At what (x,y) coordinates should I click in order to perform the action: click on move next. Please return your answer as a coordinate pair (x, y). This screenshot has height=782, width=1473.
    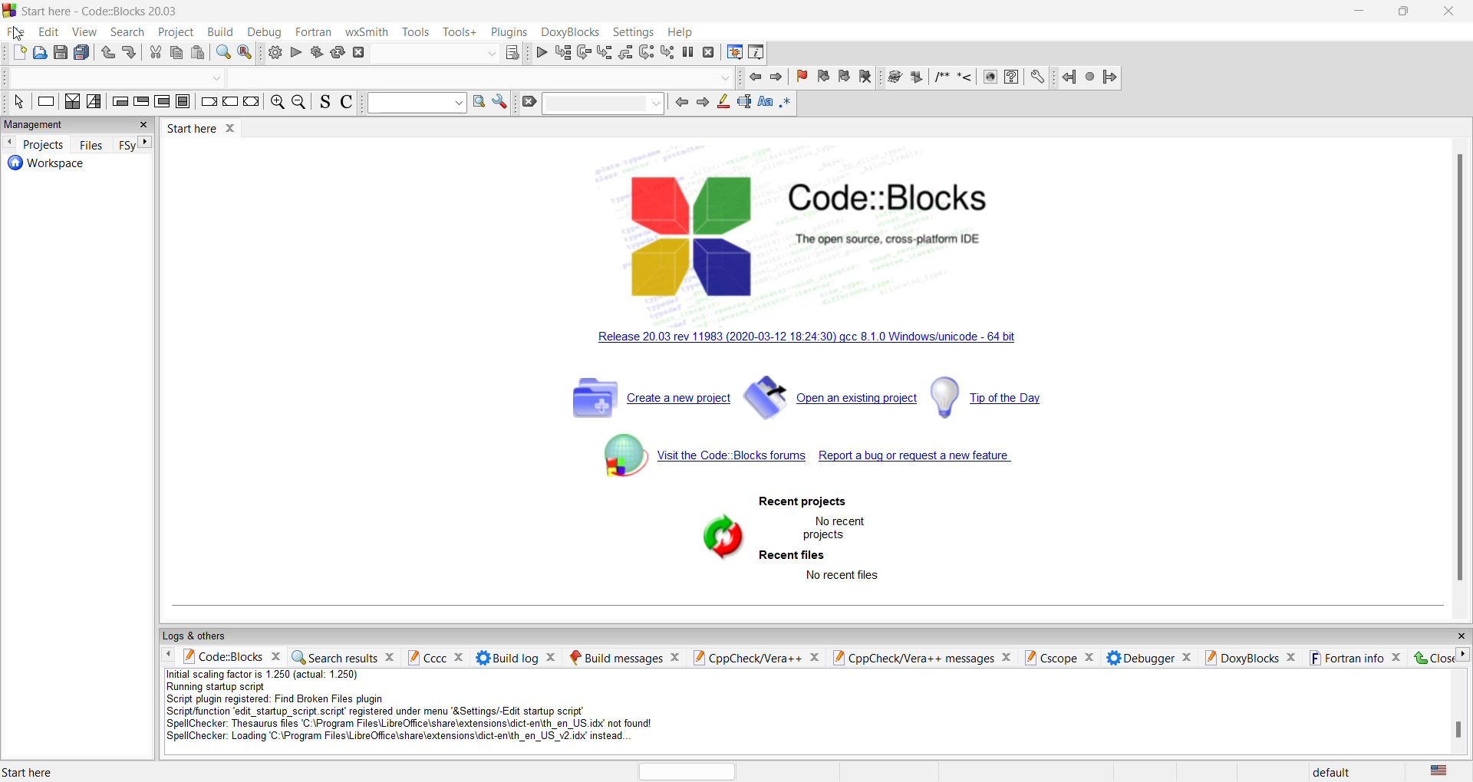
    Looking at the image, I should click on (12, 143).